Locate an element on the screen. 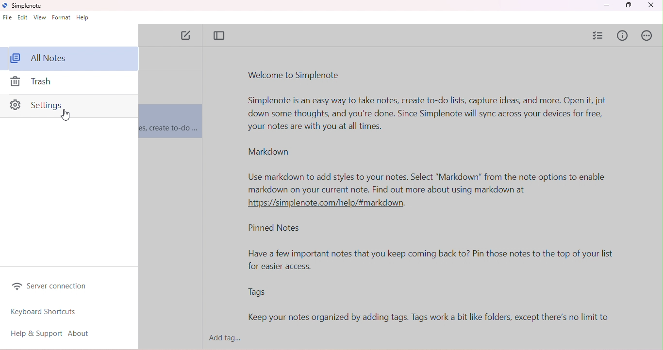  format is located at coordinates (61, 17).